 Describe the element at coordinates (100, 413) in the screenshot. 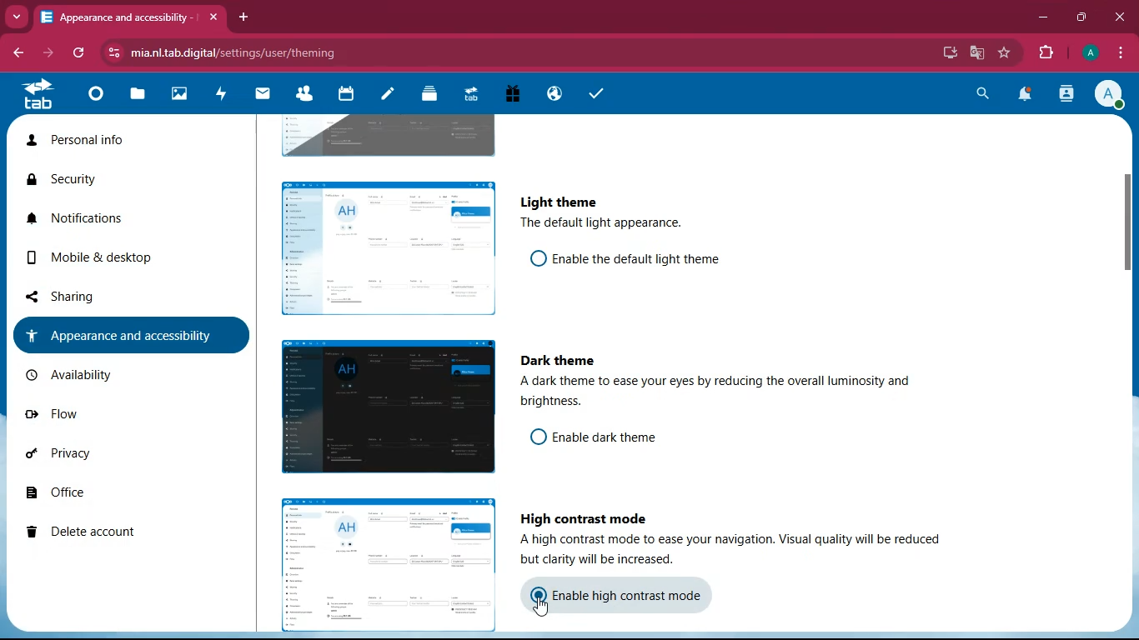

I see `flow` at that location.